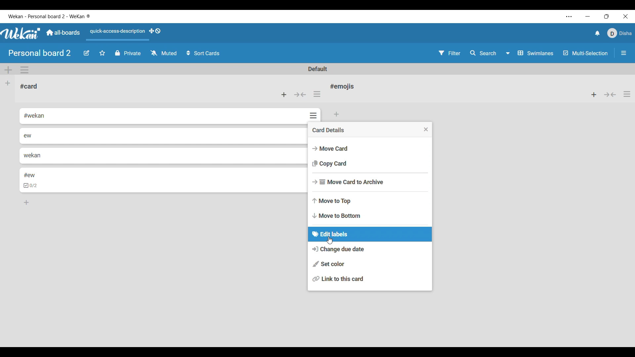 The image size is (635, 357). Describe the element at coordinates (35, 116) in the screenshot. I see `#wekan` at that location.